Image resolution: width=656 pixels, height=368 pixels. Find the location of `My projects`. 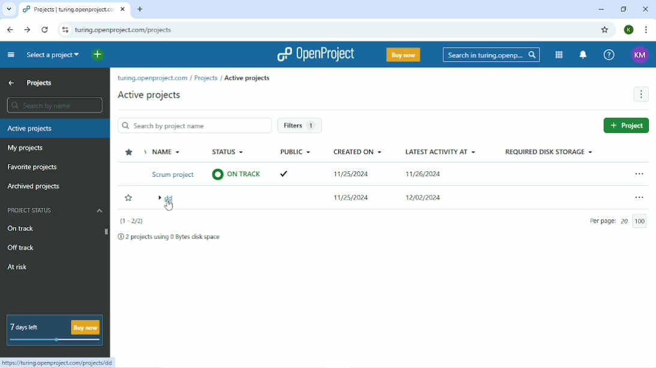

My projects is located at coordinates (25, 149).